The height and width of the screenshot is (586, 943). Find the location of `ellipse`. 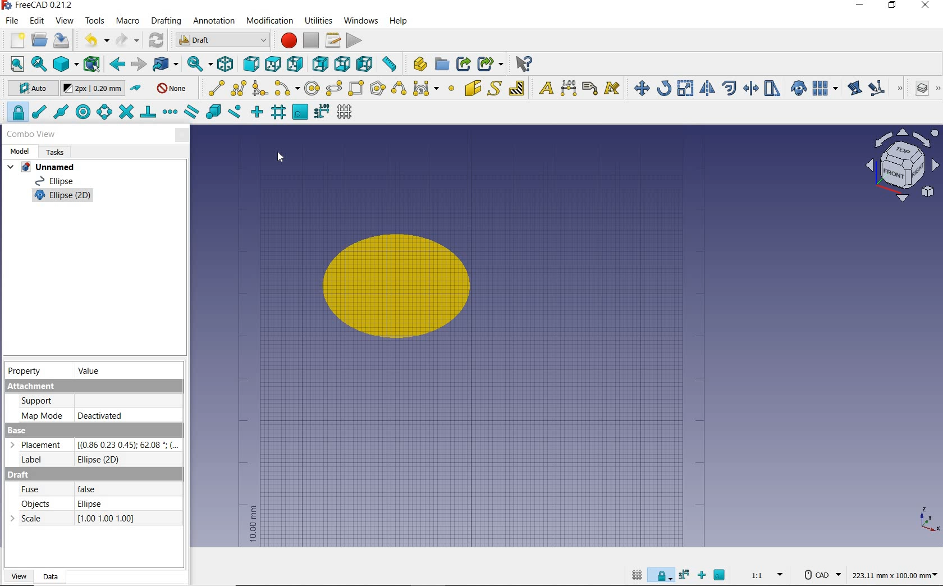

ellipse is located at coordinates (334, 89).